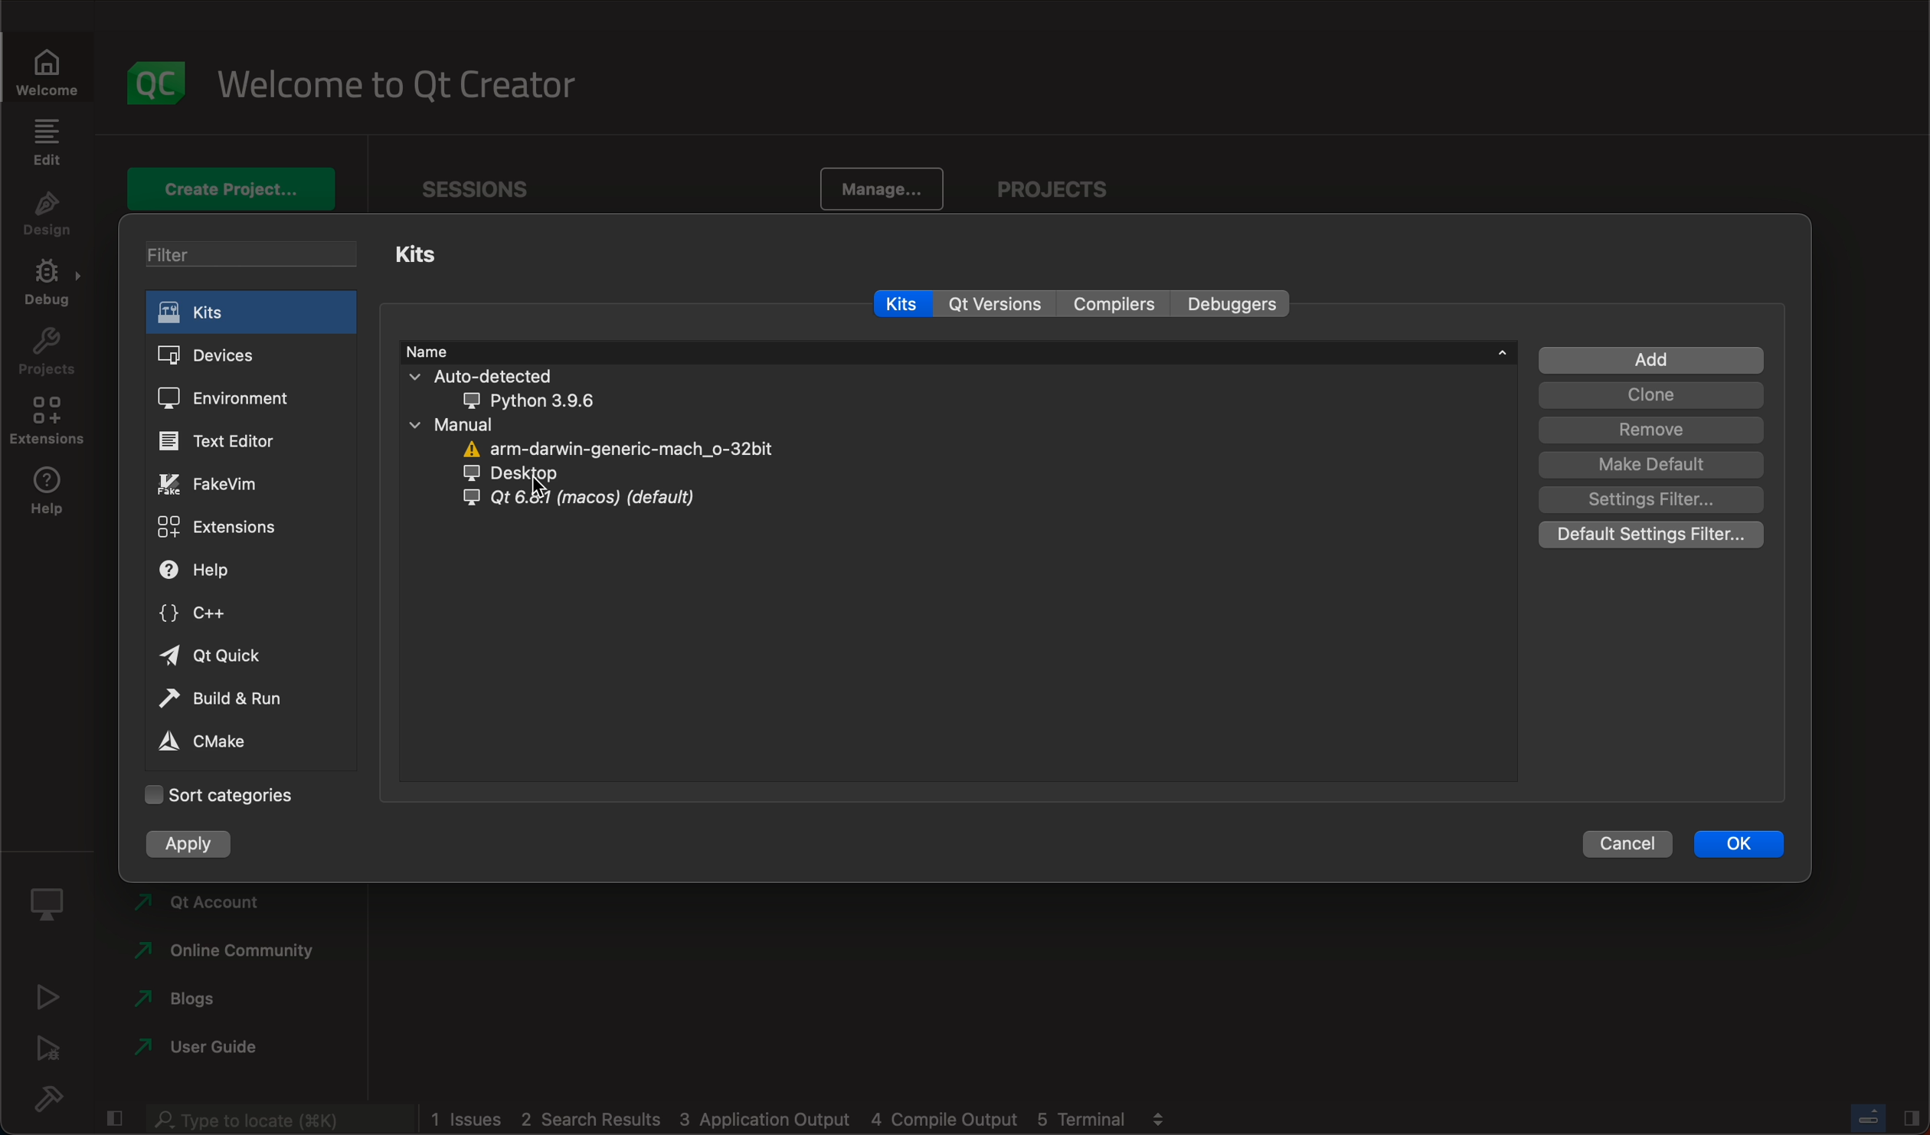  I want to click on filter, so click(255, 253).